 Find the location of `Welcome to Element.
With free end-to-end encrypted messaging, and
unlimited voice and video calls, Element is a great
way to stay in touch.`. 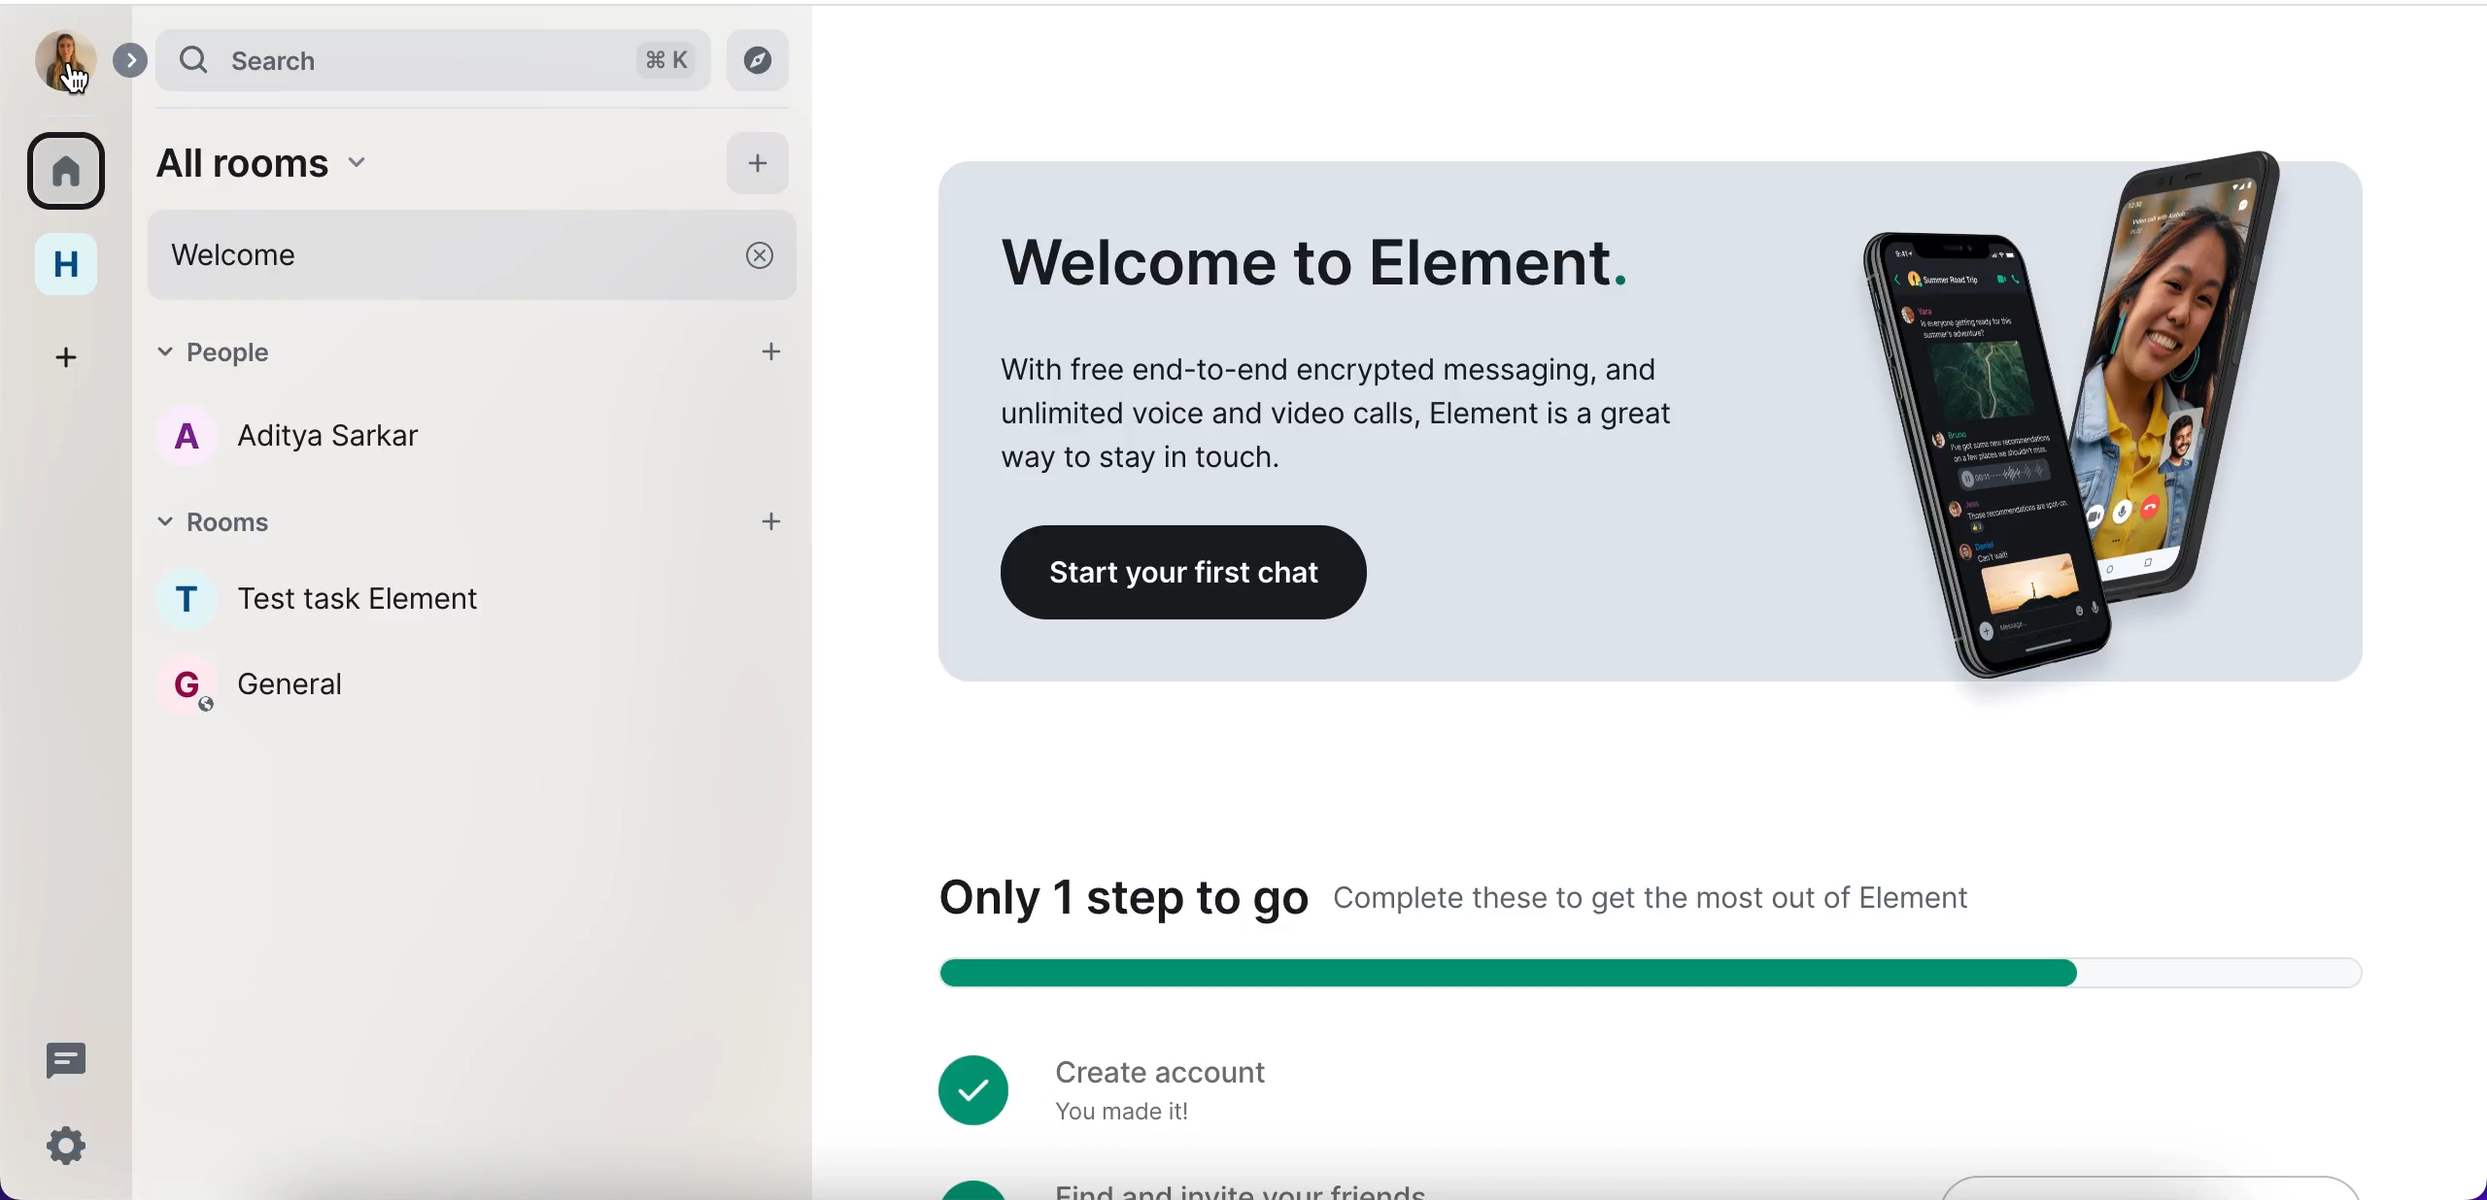

Welcome to Element.
With free end-to-end encrypted messaging, and
unlimited voice and video calls, Element is a great
way to stay in touch. is located at coordinates (1334, 339).